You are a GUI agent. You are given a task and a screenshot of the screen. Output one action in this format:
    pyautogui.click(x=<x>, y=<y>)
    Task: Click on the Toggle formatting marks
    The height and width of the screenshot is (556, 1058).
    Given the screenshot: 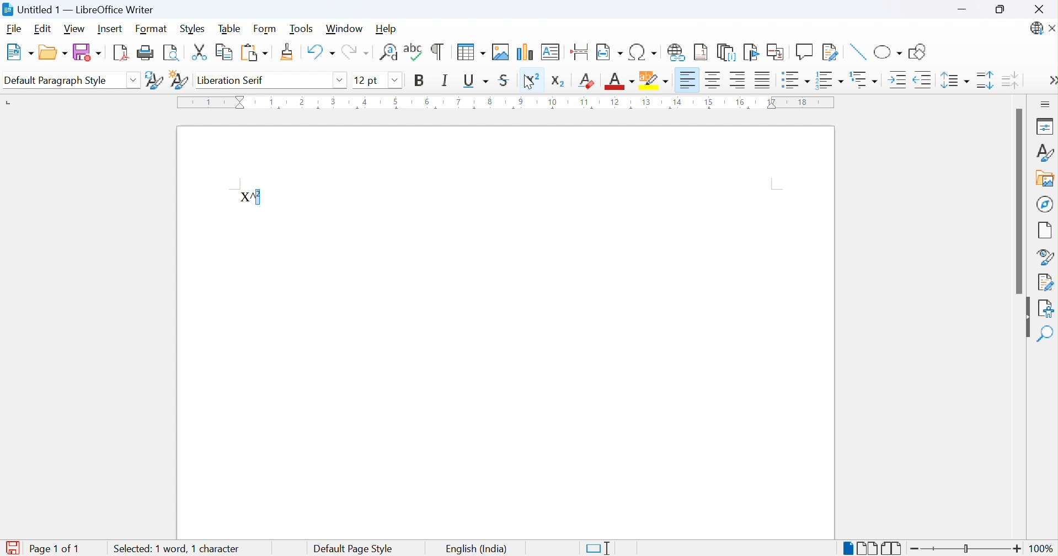 What is the action you would take?
    pyautogui.click(x=439, y=50)
    